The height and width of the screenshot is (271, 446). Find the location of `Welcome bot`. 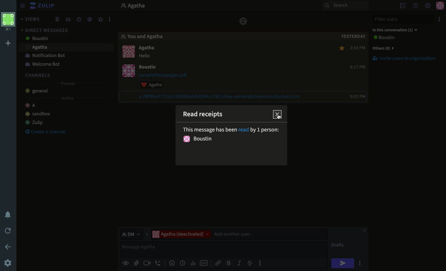

Welcome bot is located at coordinates (42, 64).